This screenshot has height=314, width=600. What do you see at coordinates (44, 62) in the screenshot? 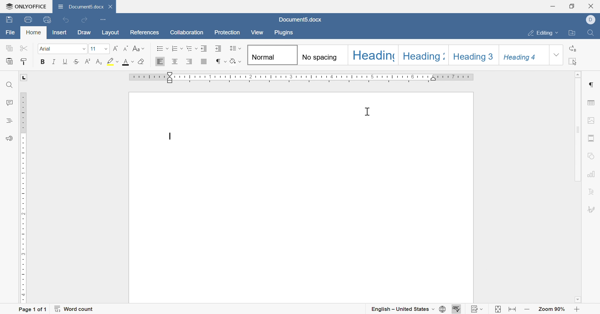
I see `bold` at bounding box center [44, 62].